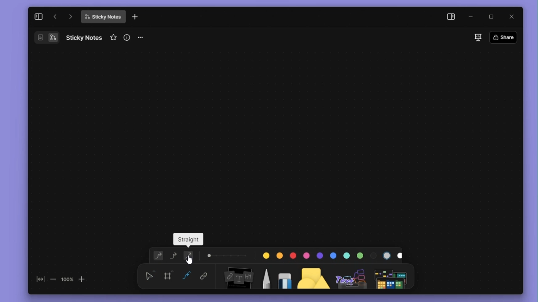 This screenshot has height=302, width=538. I want to click on color pallete, so click(330, 254).